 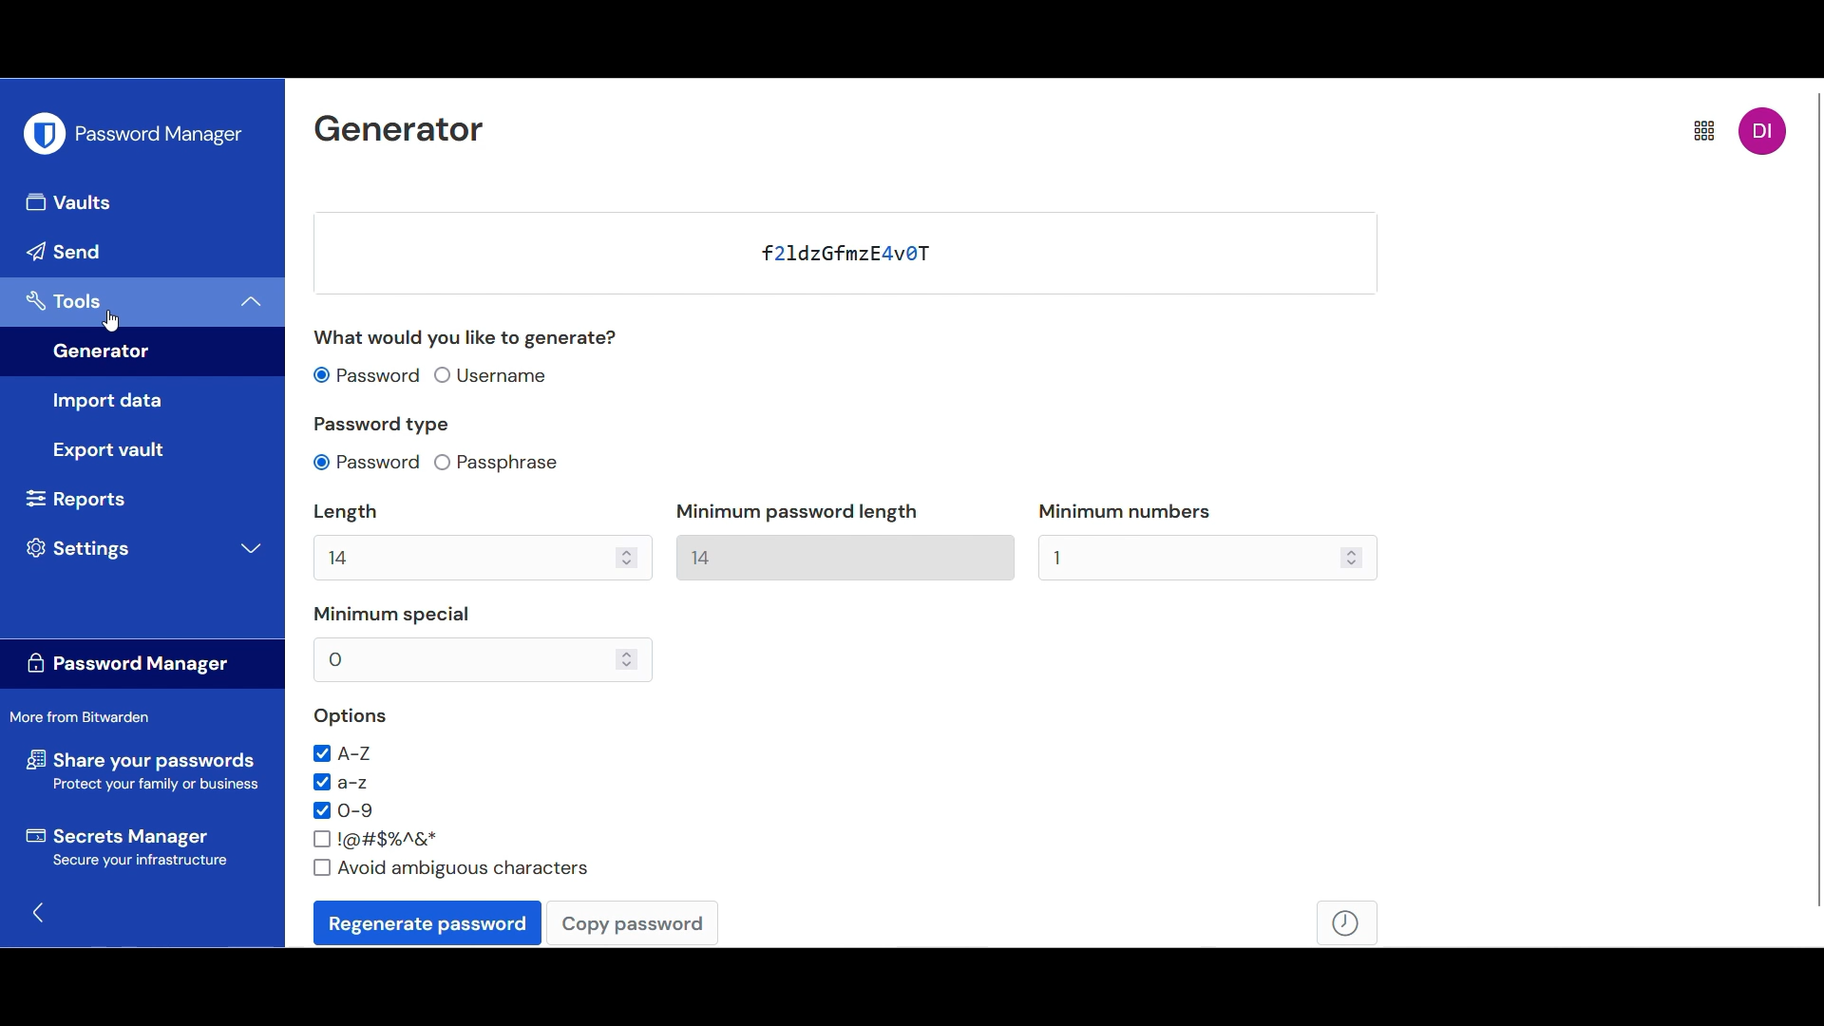 I want to click on Vertical slide bar, so click(x=1818, y=498).